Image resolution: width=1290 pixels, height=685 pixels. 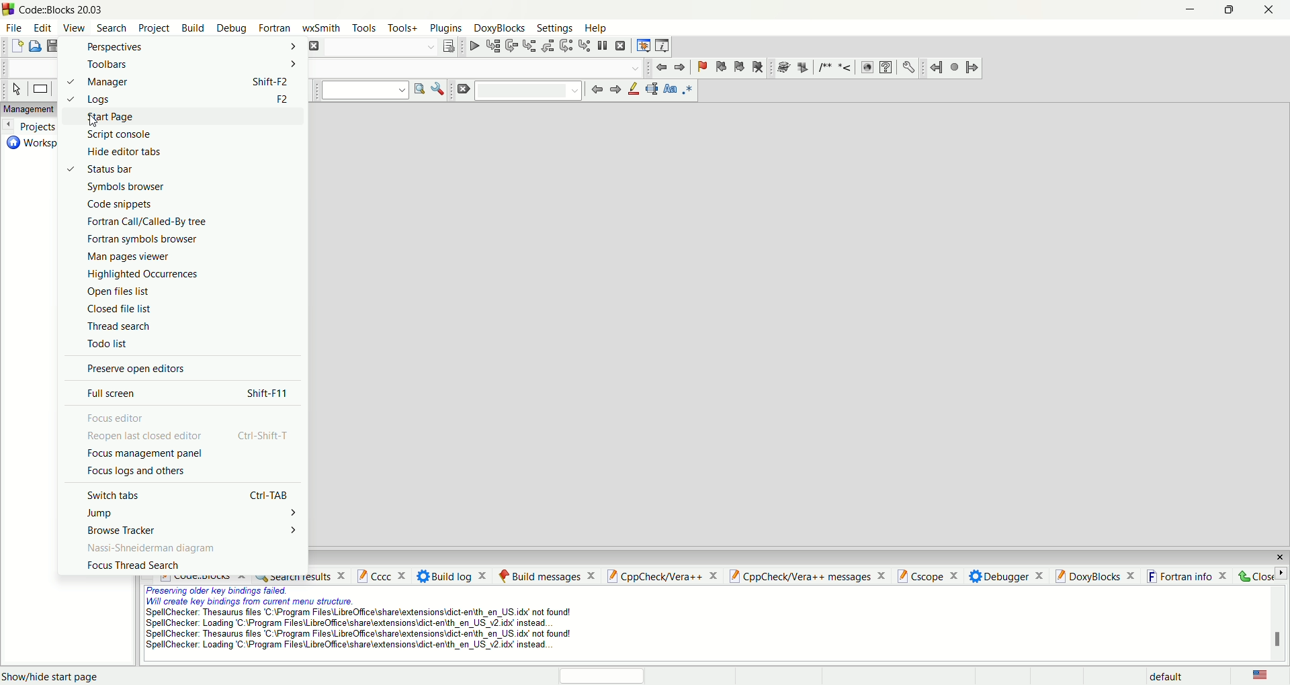 I want to click on jump forward, so click(x=974, y=67).